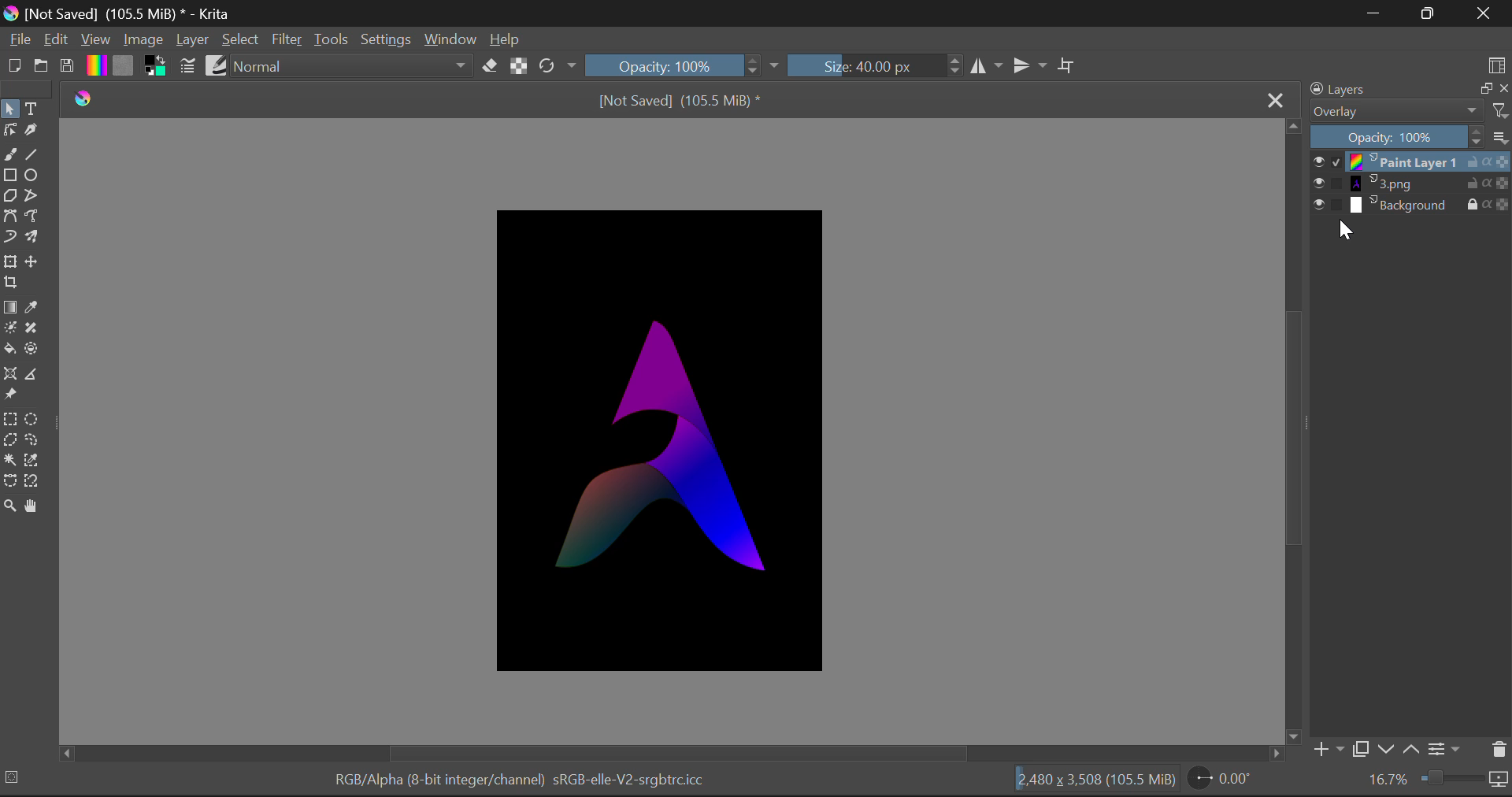 The width and height of the screenshot is (1512, 797). Describe the element at coordinates (11, 506) in the screenshot. I see `Zoom` at that location.